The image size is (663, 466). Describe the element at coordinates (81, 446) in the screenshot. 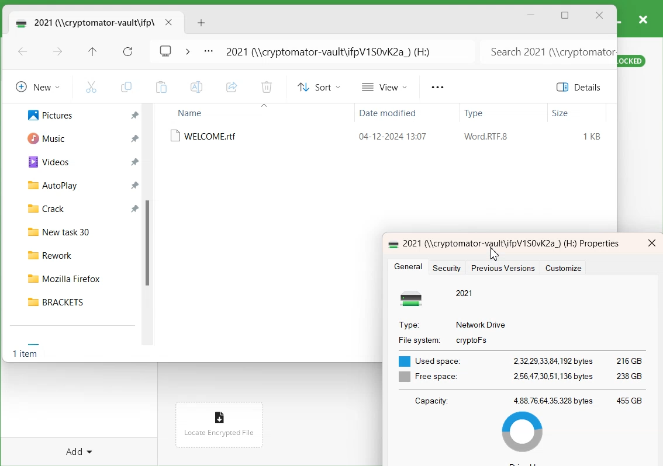

I see `Add` at that location.